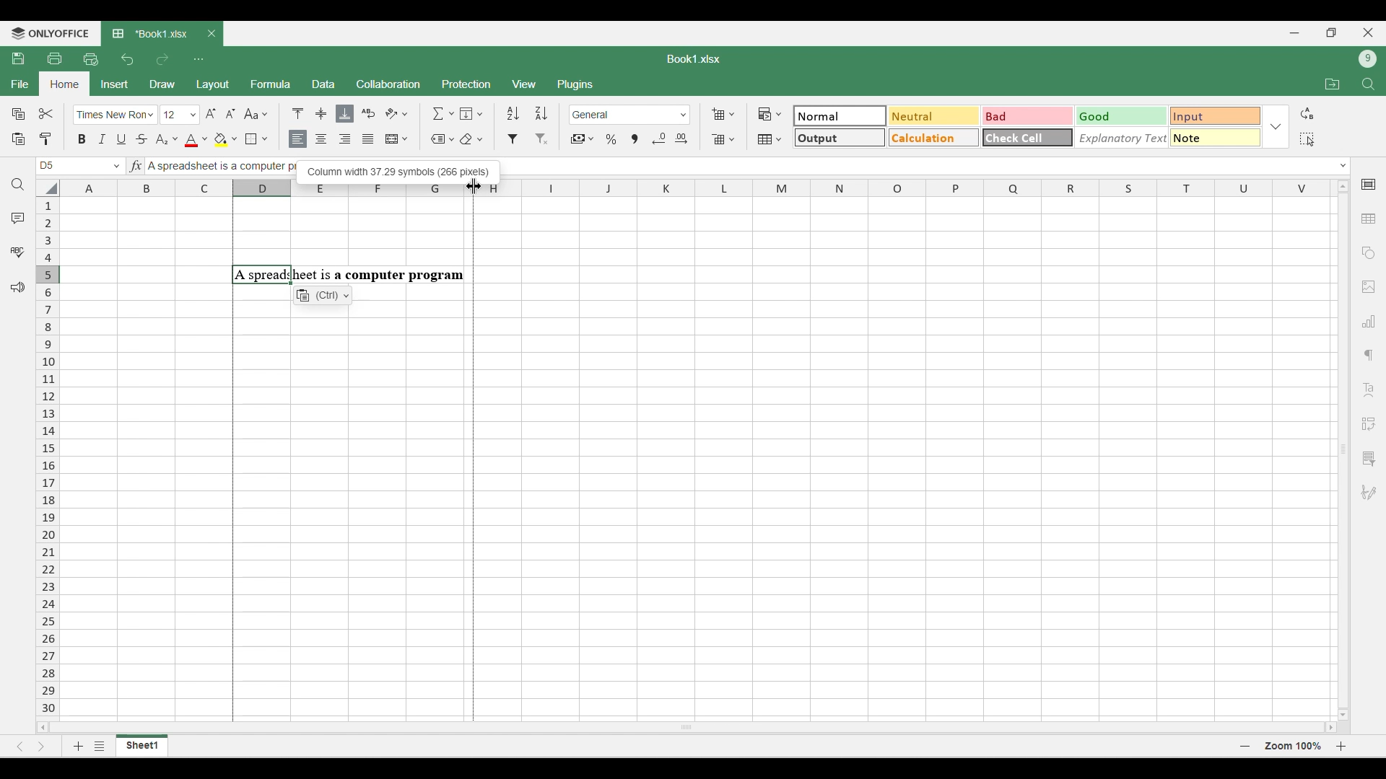 The height and width of the screenshot is (779, 1386). What do you see at coordinates (17, 58) in the screenshot?
I see `Save` at bounding box center [17, 58].